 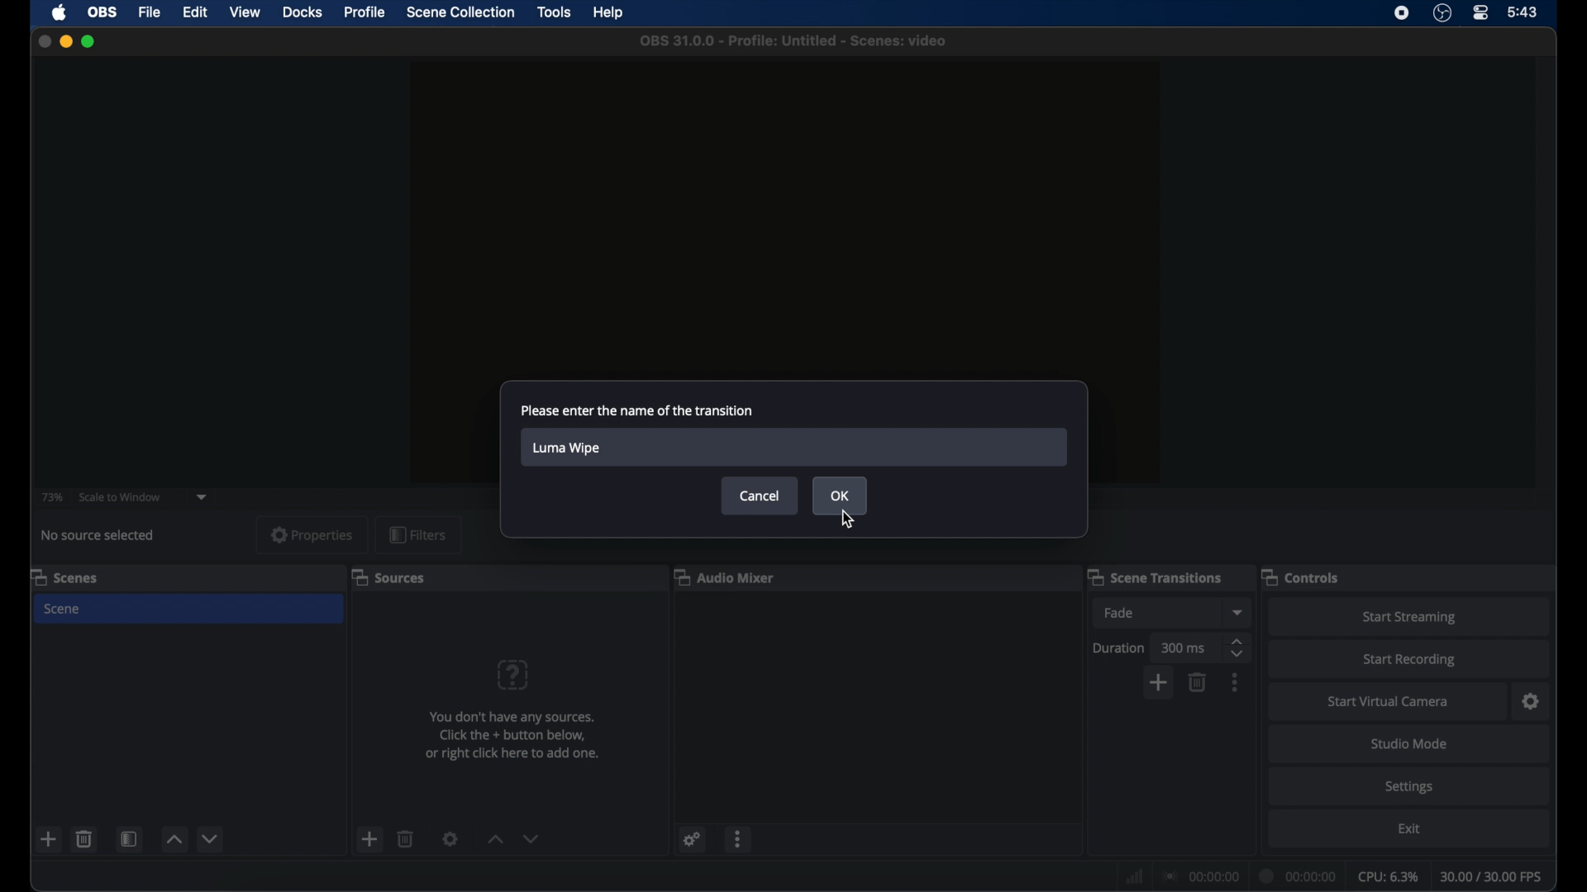 I want to click on stepper buttons, so click(x=1238, y=648).